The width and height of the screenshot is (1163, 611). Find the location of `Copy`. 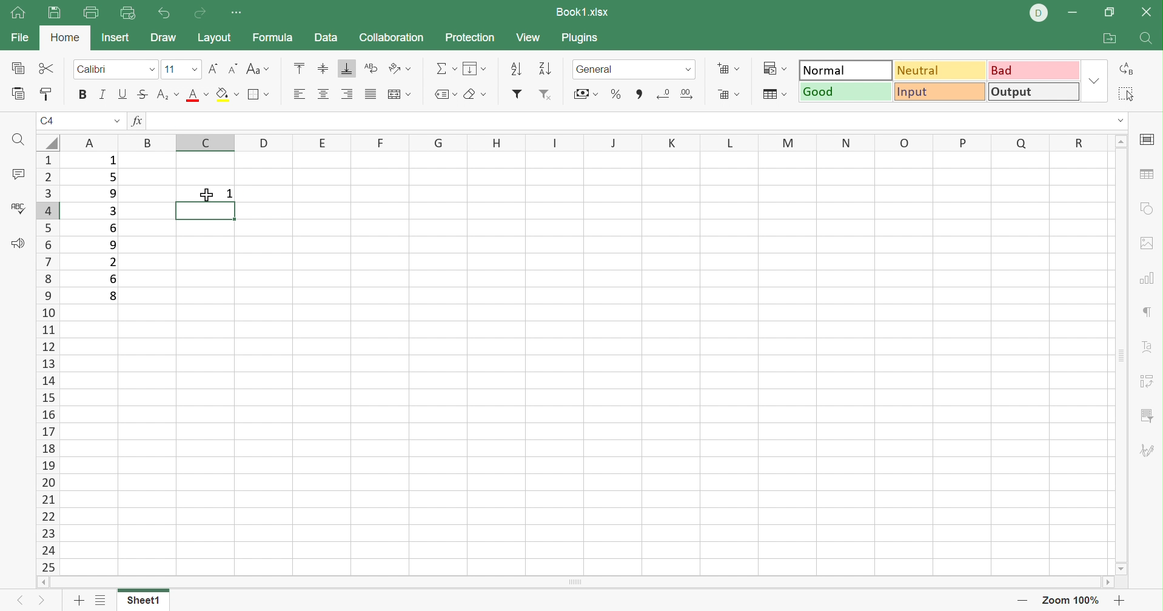

Copy is located at coordinates (15, 69).